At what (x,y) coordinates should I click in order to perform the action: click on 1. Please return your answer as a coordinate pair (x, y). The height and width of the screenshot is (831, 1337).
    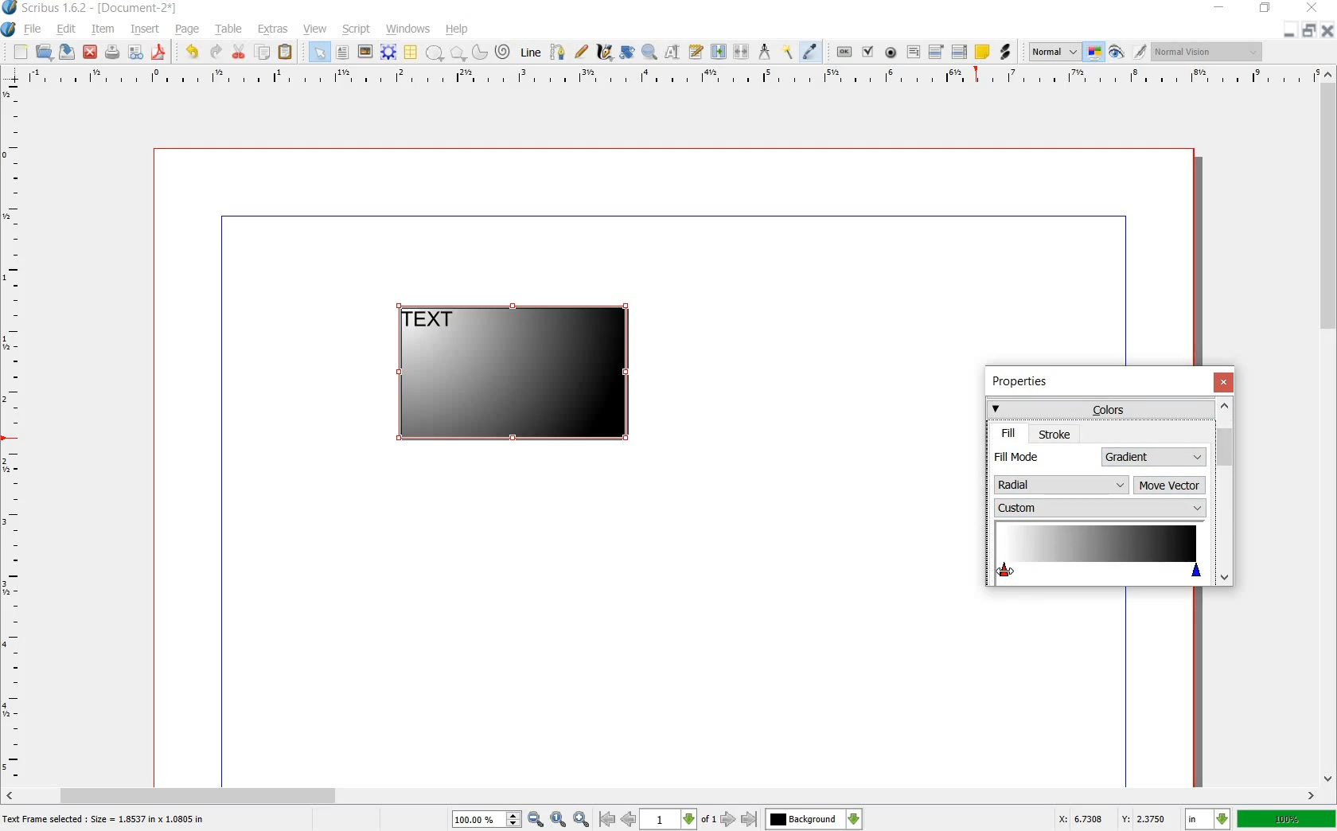
    Looking at the image, I should click on (667, 820).